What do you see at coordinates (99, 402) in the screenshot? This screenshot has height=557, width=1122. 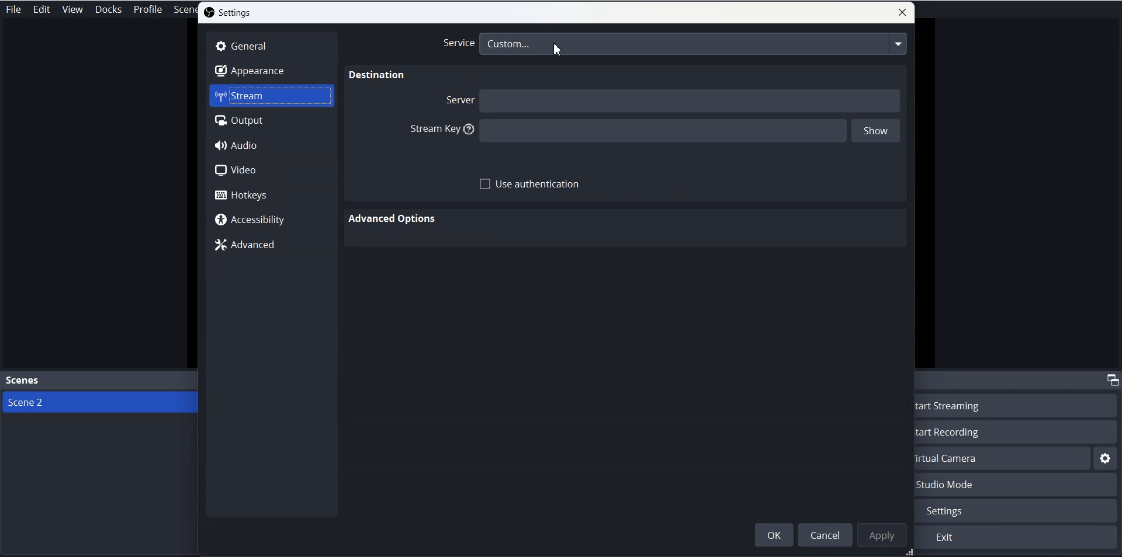 I see `Scene 2` at bounding box center [99, 402].